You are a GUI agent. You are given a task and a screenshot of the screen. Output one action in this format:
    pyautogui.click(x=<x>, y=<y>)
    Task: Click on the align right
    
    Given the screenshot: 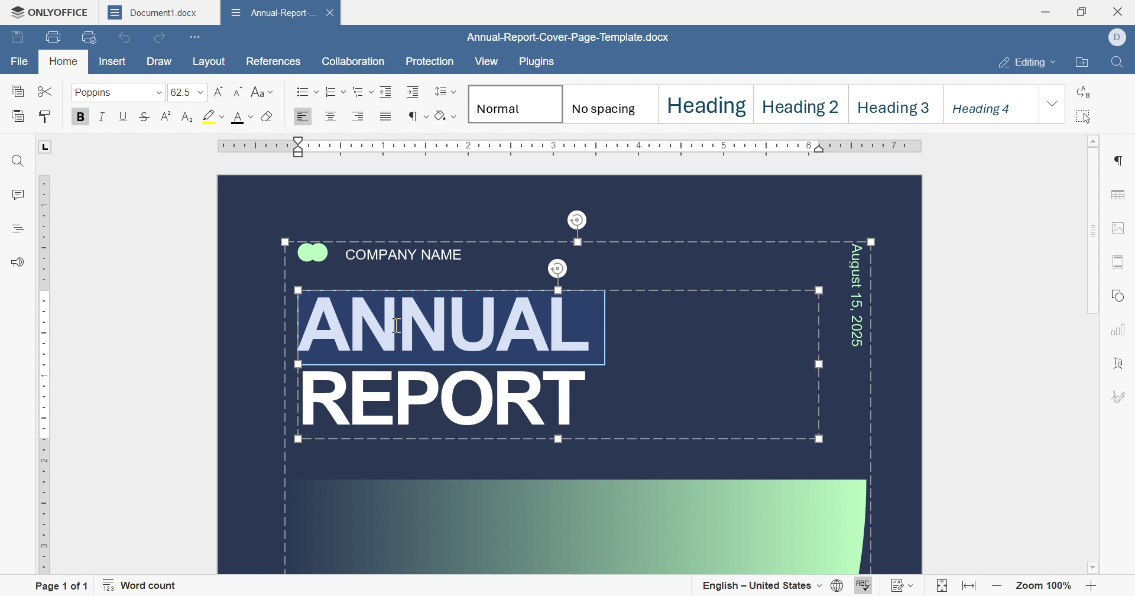 What is the action you would take?
    pyautogui.click(x=364, y=115)
    